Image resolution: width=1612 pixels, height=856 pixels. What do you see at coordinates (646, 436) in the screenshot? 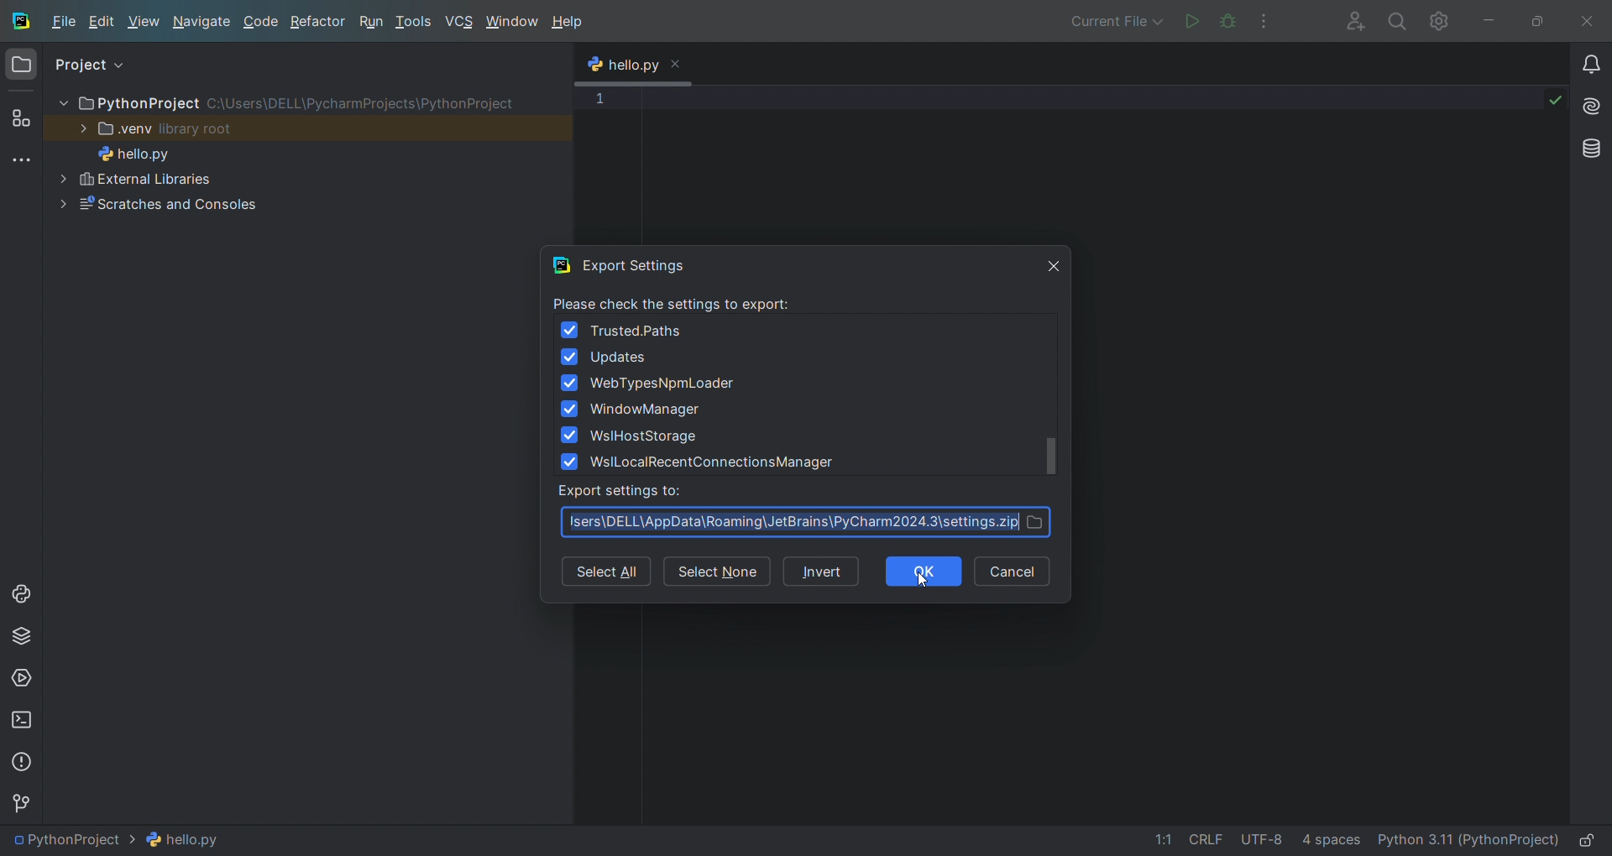
I see `WslHostStorage` at bounding box center [646, 436].